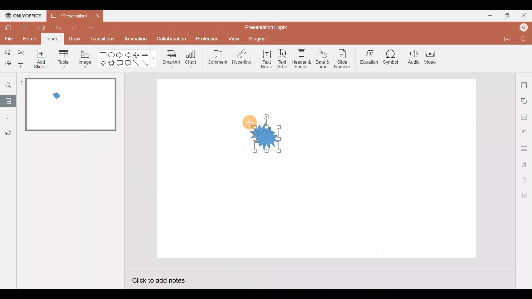  Describe the element at coordinates (207, 37) in the screenshot. I see `Protection` at that location.